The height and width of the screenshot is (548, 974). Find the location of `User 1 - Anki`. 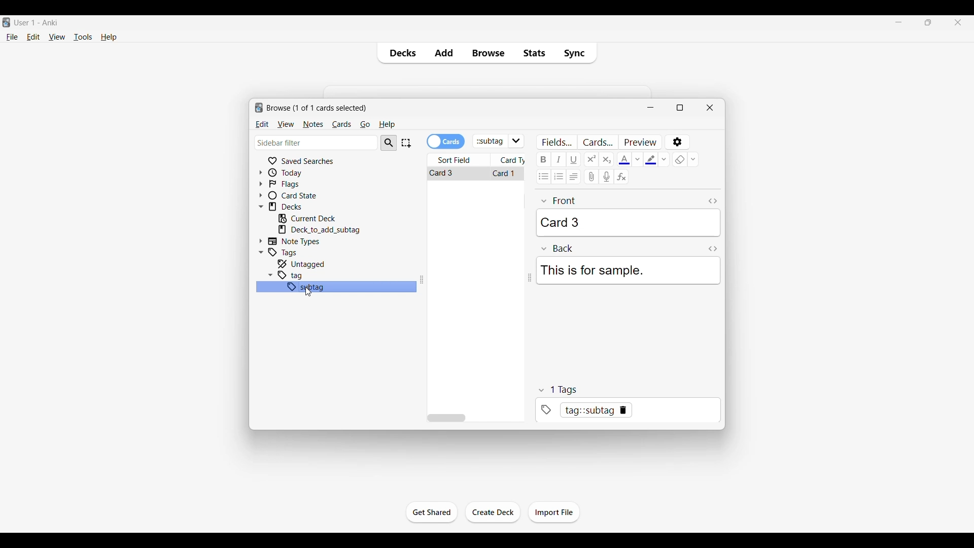

User 1 - Anki is located at coordinates (37, 22).